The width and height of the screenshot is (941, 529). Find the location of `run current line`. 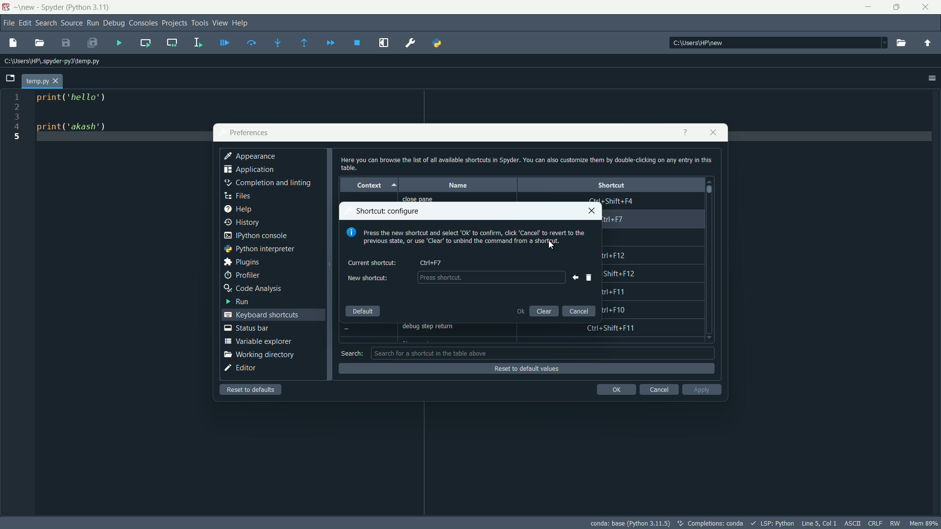

run current line is located at coordinates (251, 43).